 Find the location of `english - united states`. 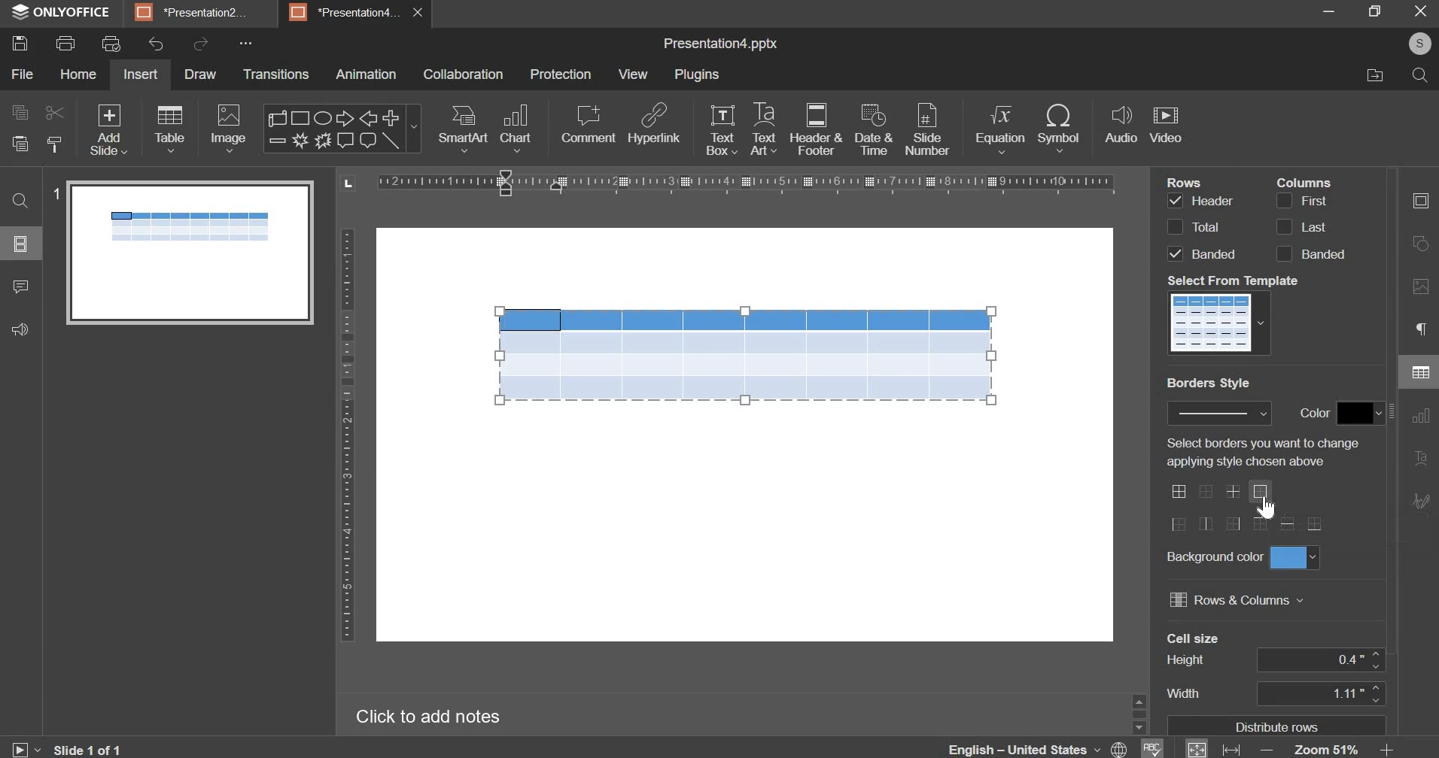

english - united states is located at coordinates (1027, 751).